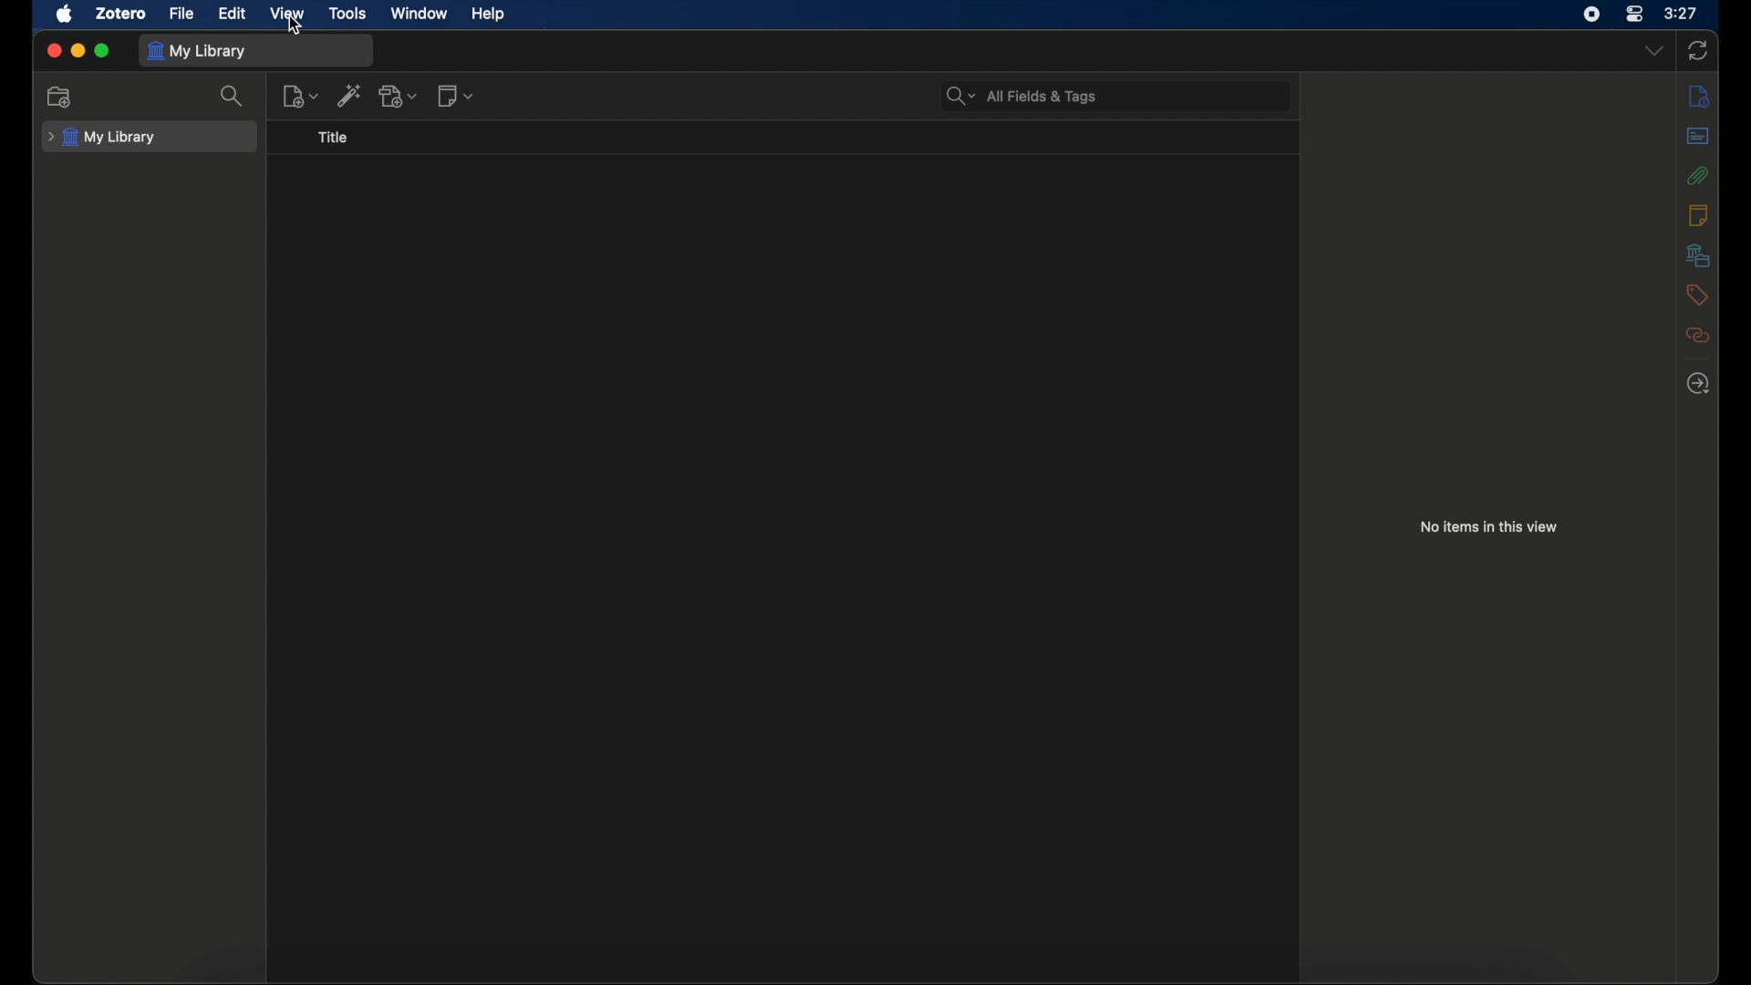 The width and height of the screenshot is (1751, 985). What do you see at coordinates (1697, 135) in the screenshot?
I see `abstract` at bounding box center [1697, 135].